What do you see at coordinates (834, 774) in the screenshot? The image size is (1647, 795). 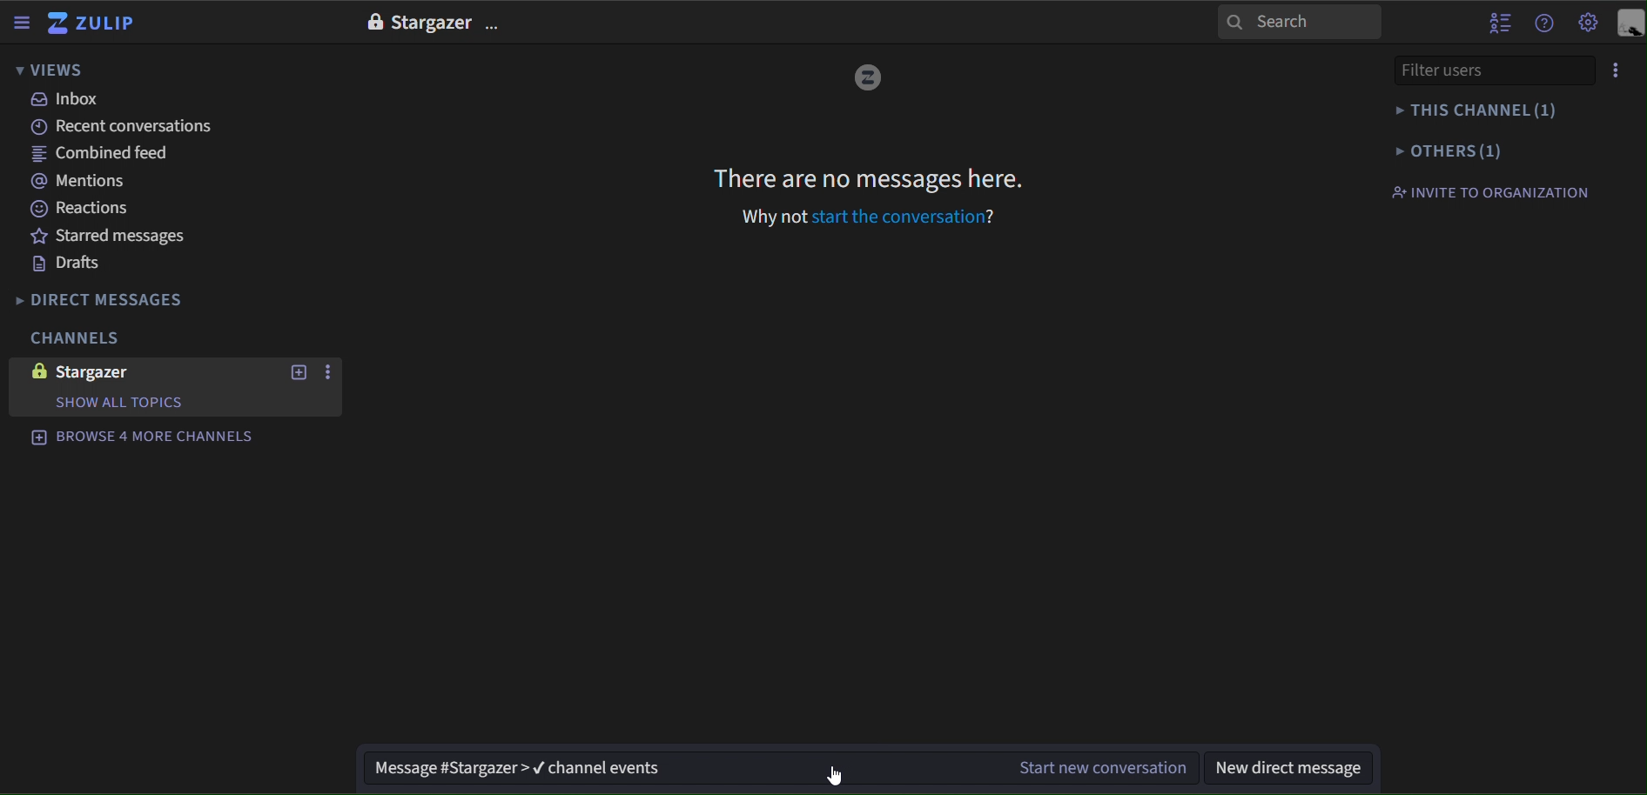 I see `cursor` at bounding box center [834, 774].